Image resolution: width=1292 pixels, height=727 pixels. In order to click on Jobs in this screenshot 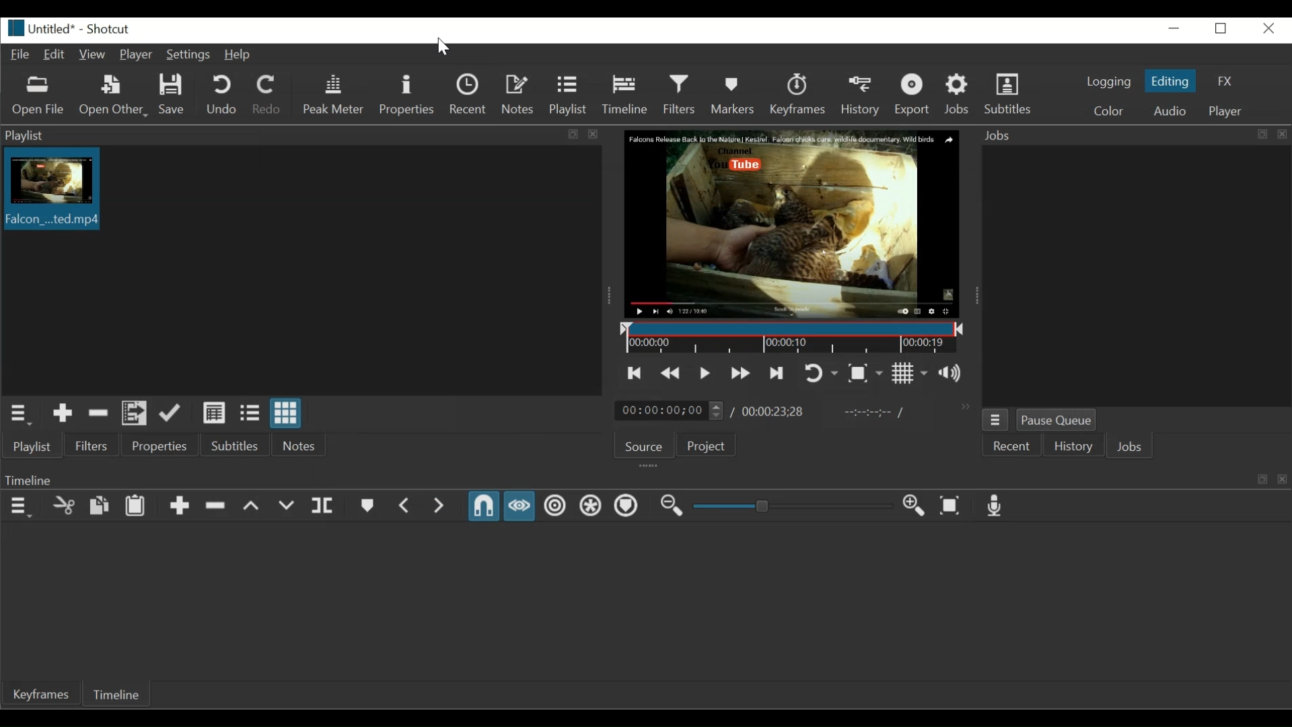, I will do `click(1128, 446)`.